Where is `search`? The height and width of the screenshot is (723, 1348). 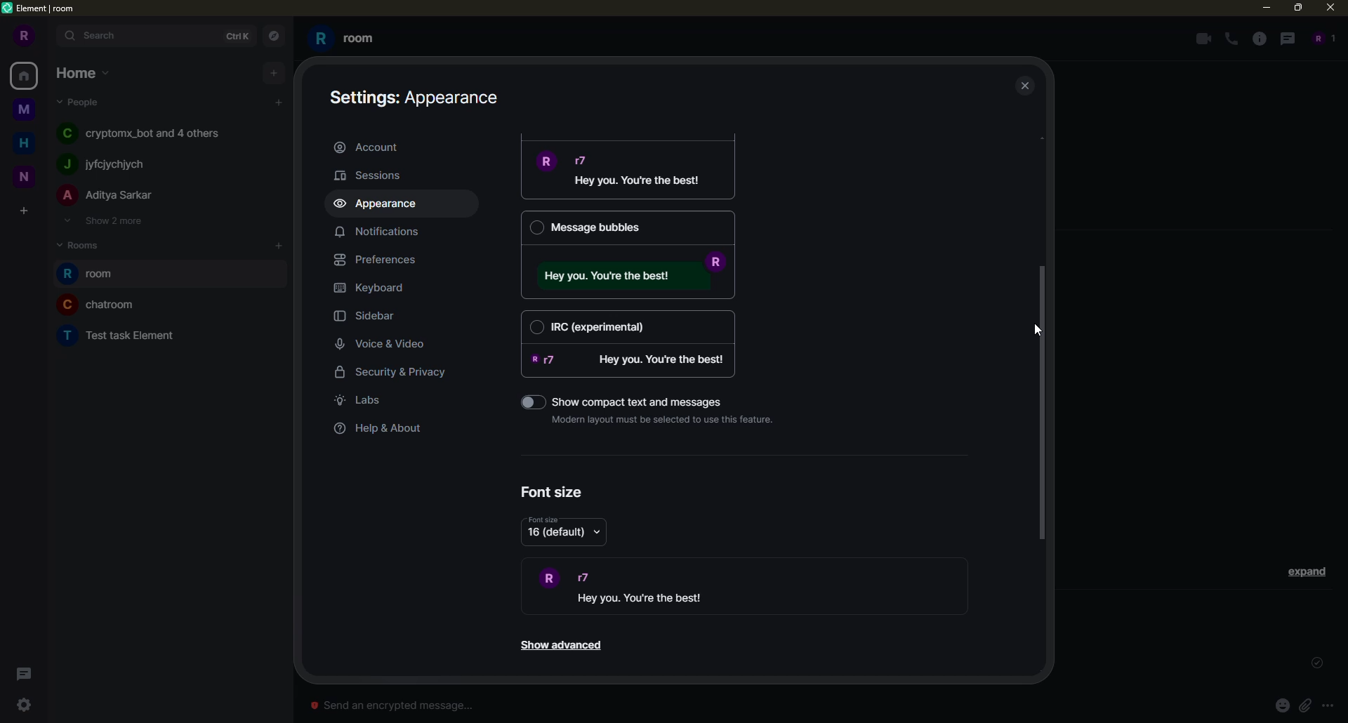
search is located at coordinates (100, 35).